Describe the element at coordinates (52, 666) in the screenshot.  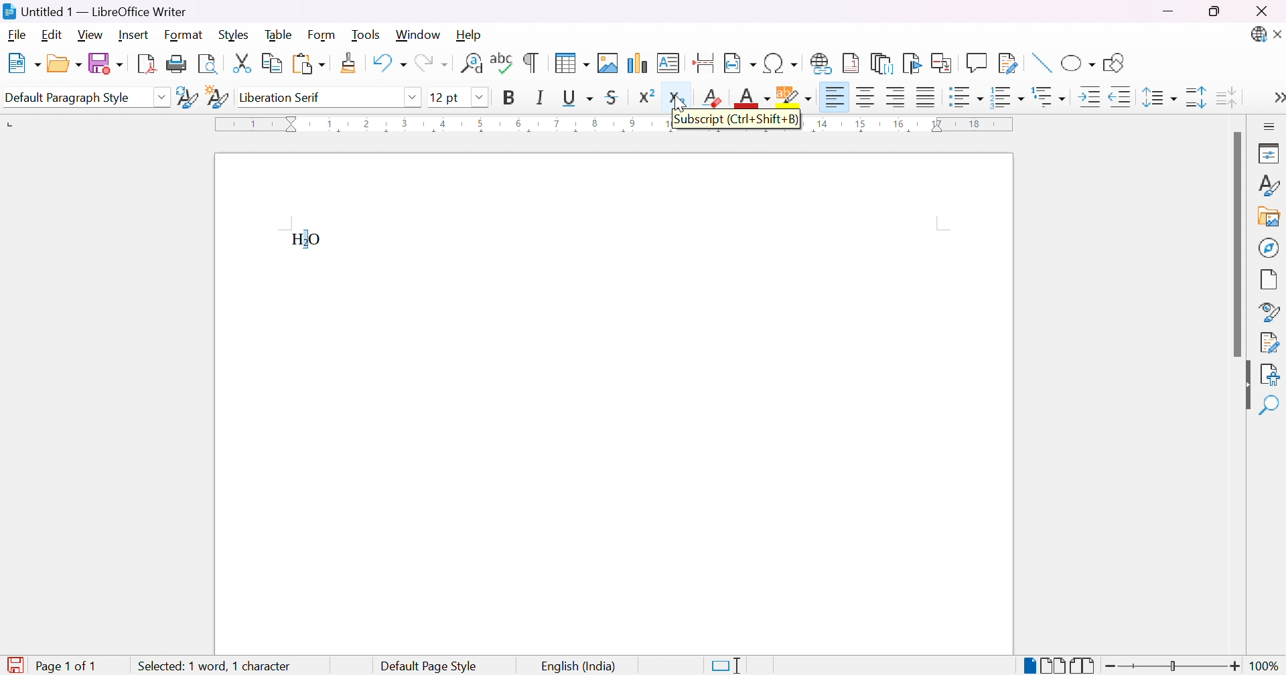
I see `Page 1 of 1` at that location.